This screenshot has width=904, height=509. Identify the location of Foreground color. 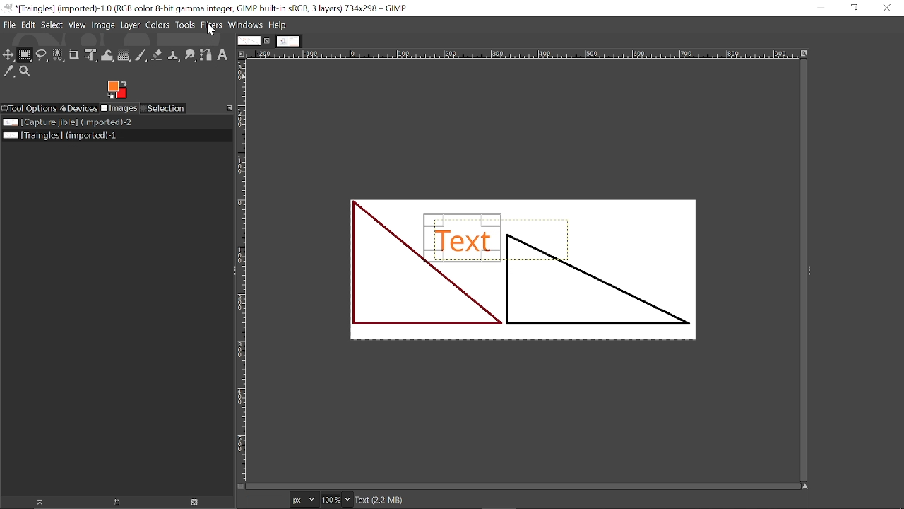
(119, 89).